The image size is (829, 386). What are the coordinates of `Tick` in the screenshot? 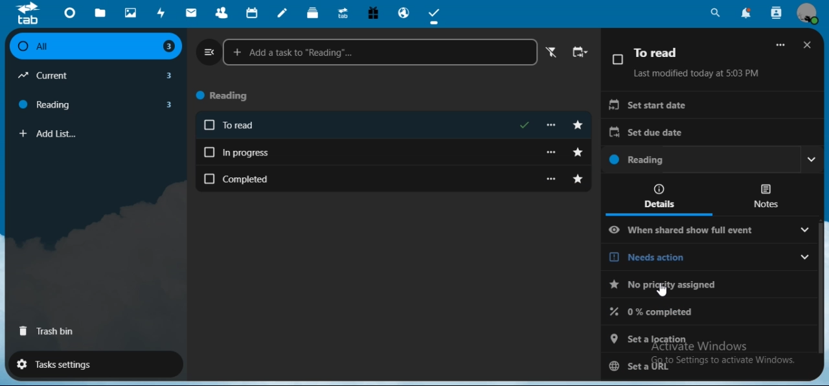 It's located at (525, 124).